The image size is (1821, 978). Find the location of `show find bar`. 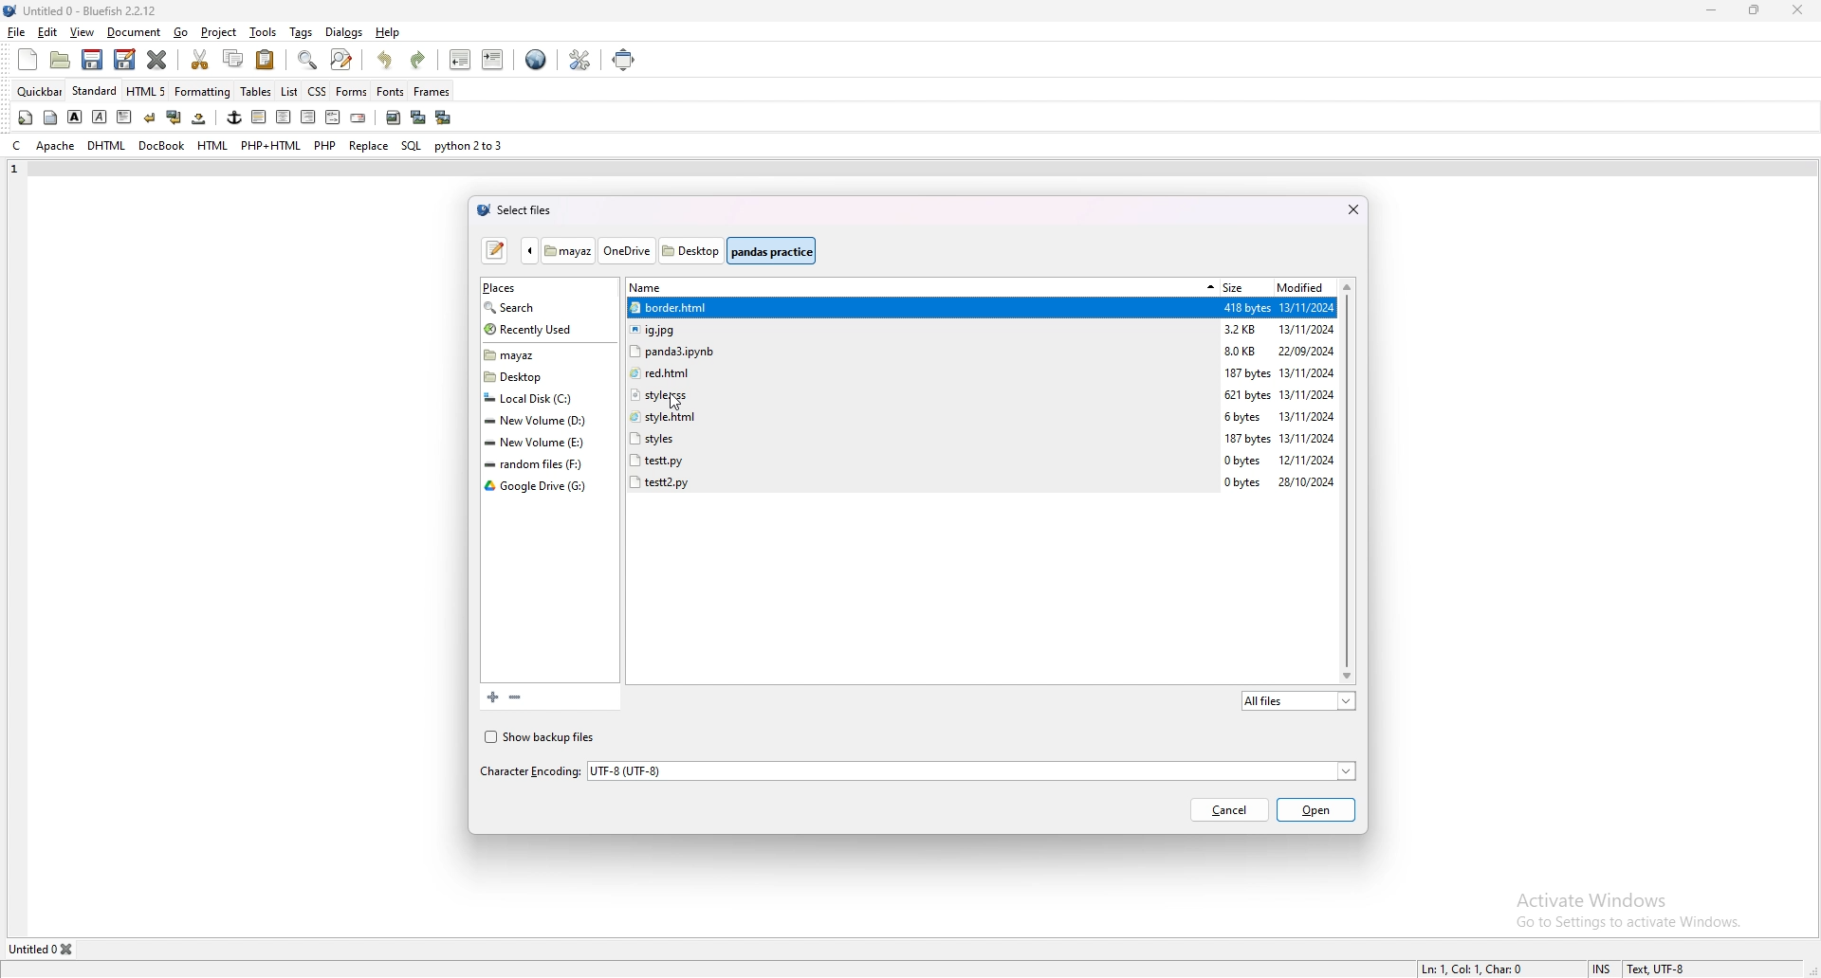

show find bar is located at coordinates (309, 60).